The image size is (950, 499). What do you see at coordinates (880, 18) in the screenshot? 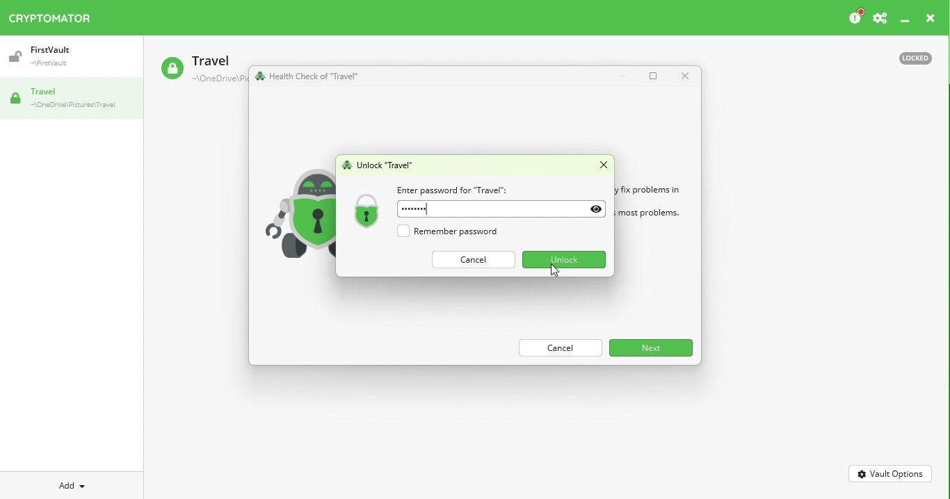
I see `Settings` at bounding box center [880, 18].